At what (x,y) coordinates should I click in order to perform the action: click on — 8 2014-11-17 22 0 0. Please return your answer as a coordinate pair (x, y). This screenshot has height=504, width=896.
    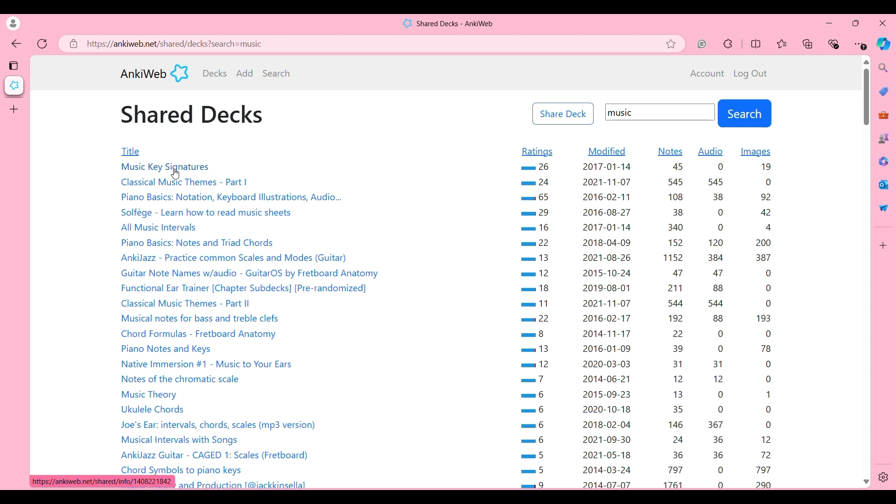
    Looking at the image, I should click on (649, 333).